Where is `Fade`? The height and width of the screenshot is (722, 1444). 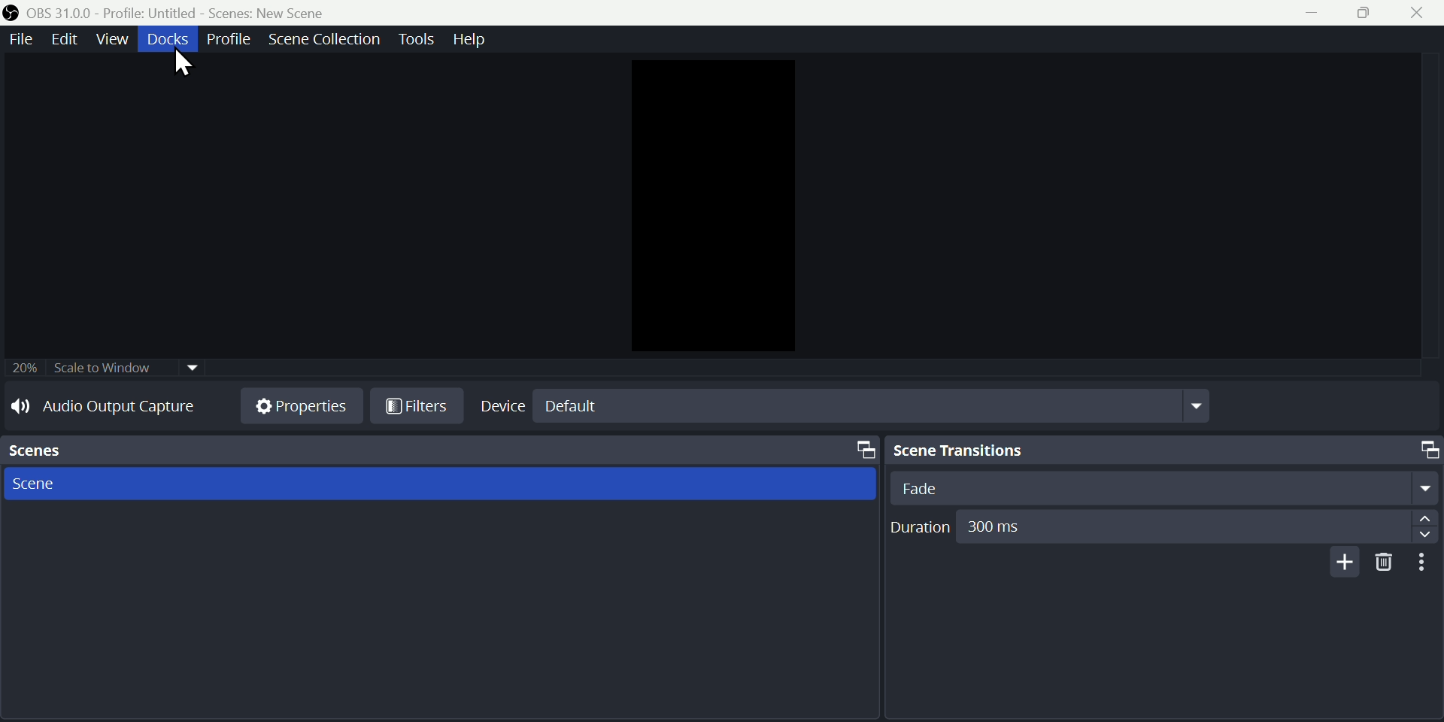 Fade is located at coordinates (1164, 488).